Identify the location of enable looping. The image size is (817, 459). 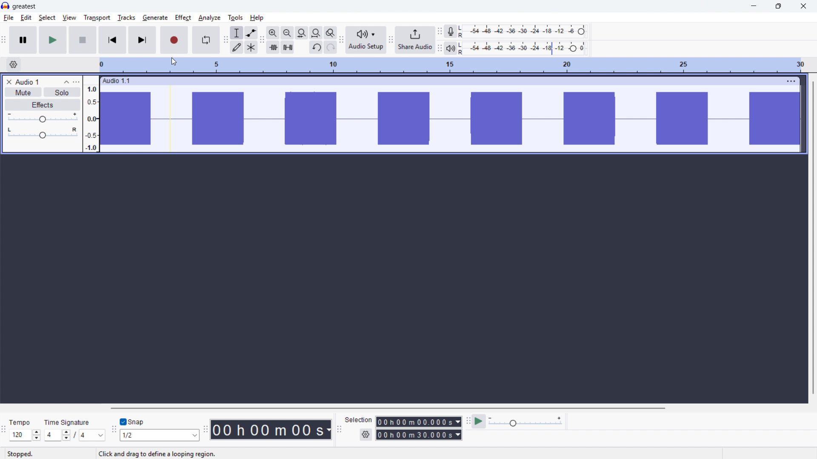
(206, 40).